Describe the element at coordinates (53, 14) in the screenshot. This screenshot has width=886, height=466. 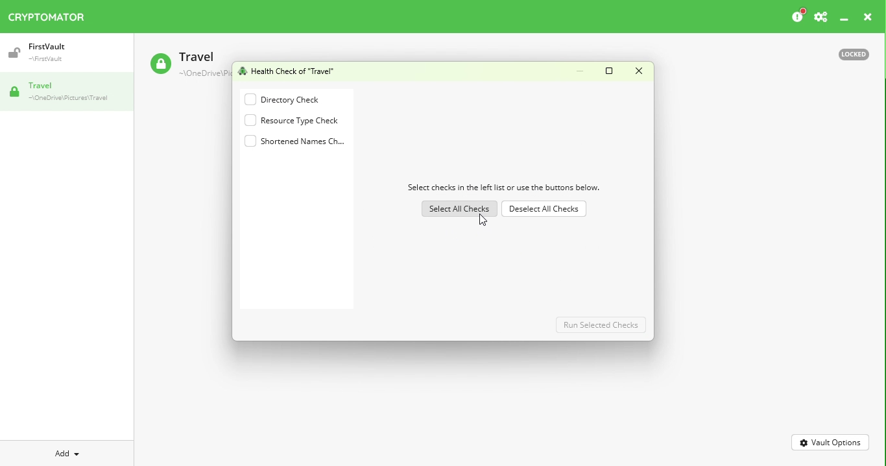
I see `Cryptomator icon` at that location.